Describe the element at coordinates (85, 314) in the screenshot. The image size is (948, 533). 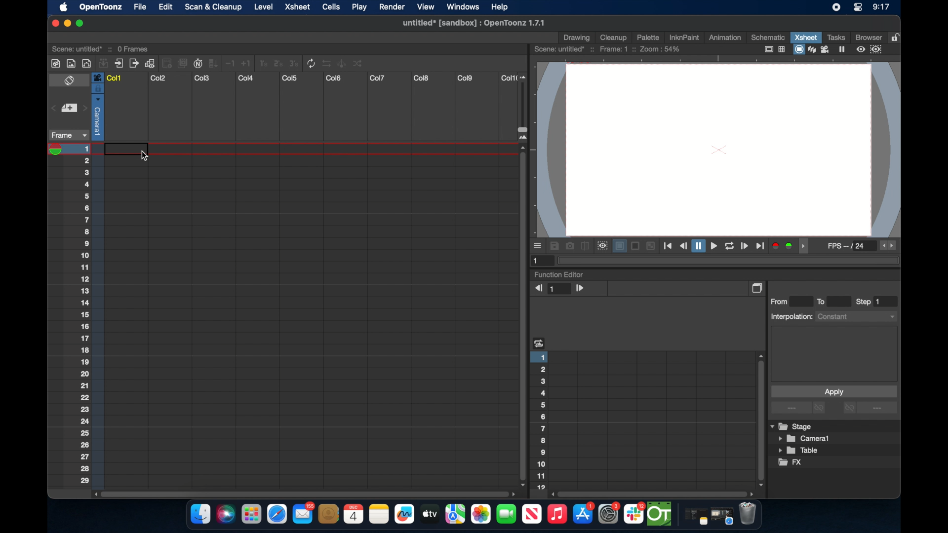
I see `numbering` at that location.